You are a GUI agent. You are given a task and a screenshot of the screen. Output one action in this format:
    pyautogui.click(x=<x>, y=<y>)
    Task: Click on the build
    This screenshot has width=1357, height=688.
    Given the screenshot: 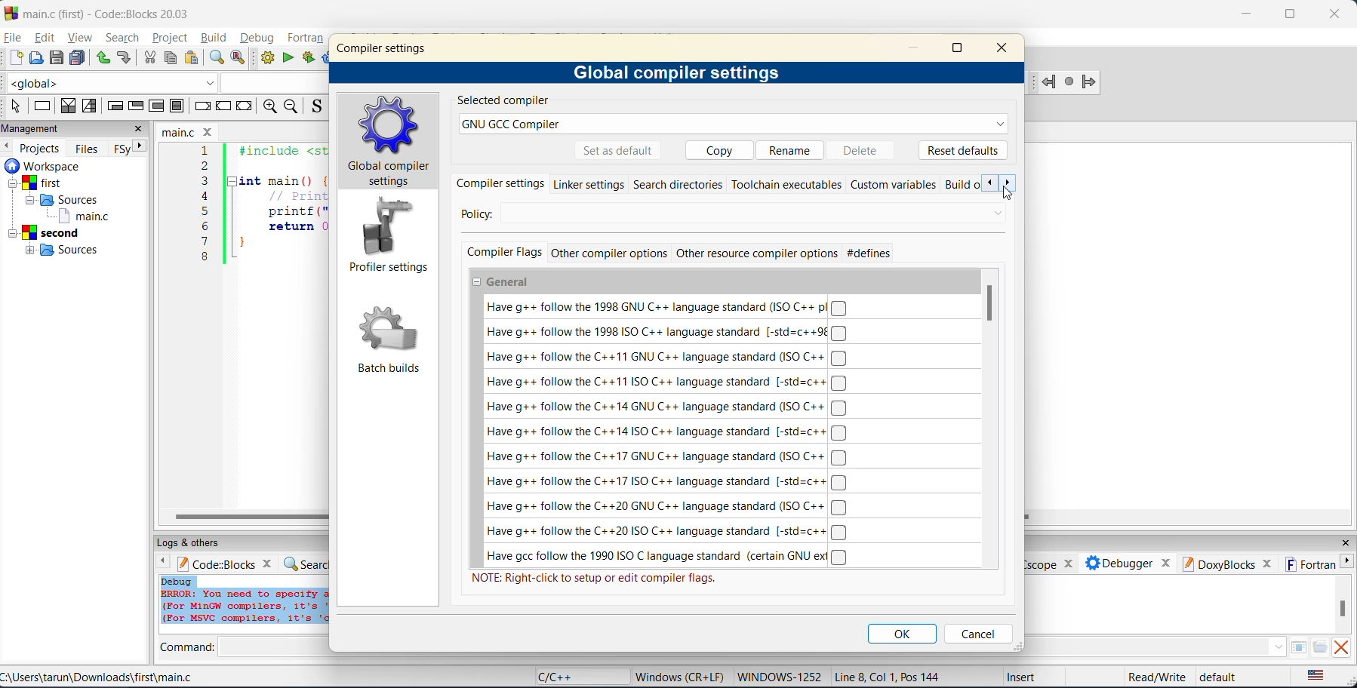 What is the action you would take?
    pyautogui.click(x=268, y=59)
    